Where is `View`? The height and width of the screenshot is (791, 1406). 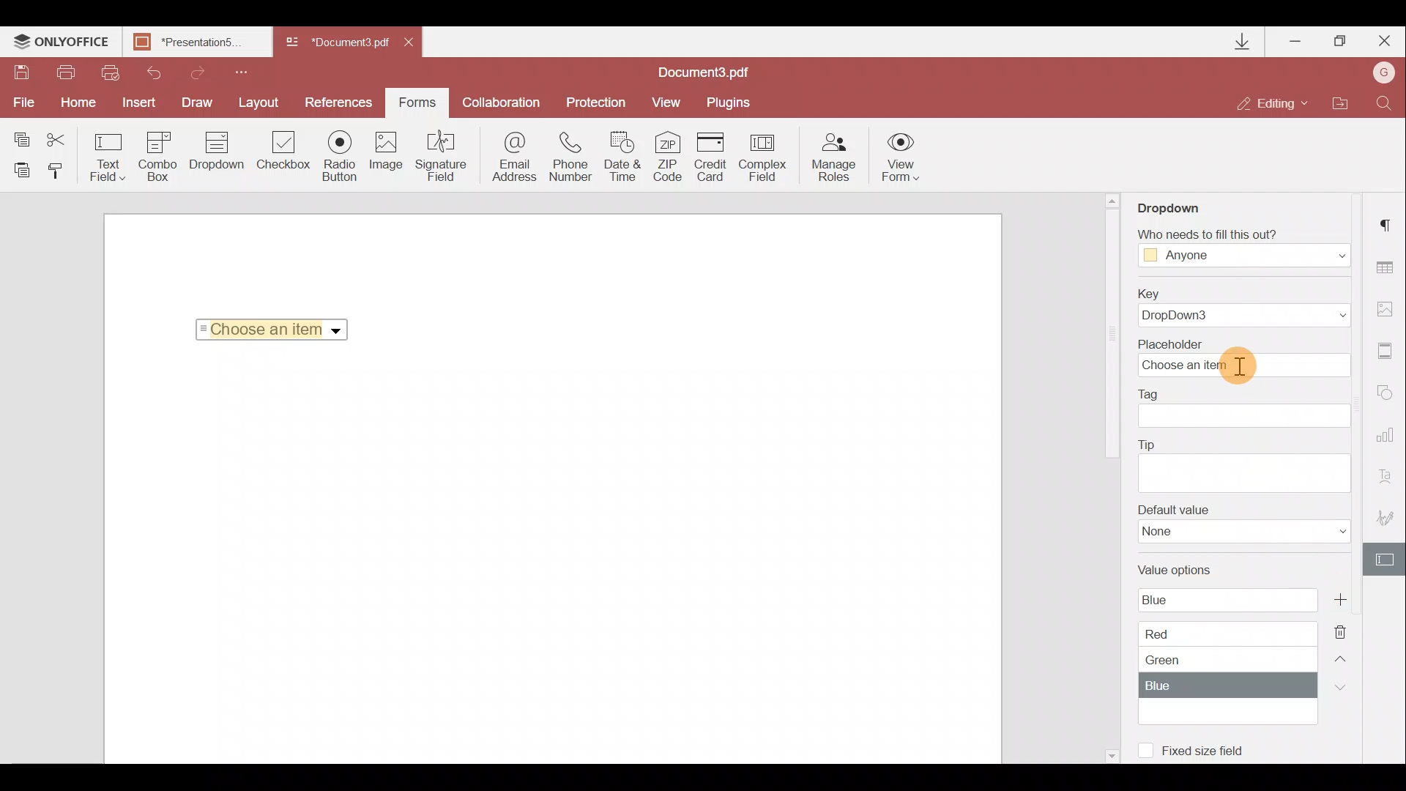 View is located at coordinates (671, 103).